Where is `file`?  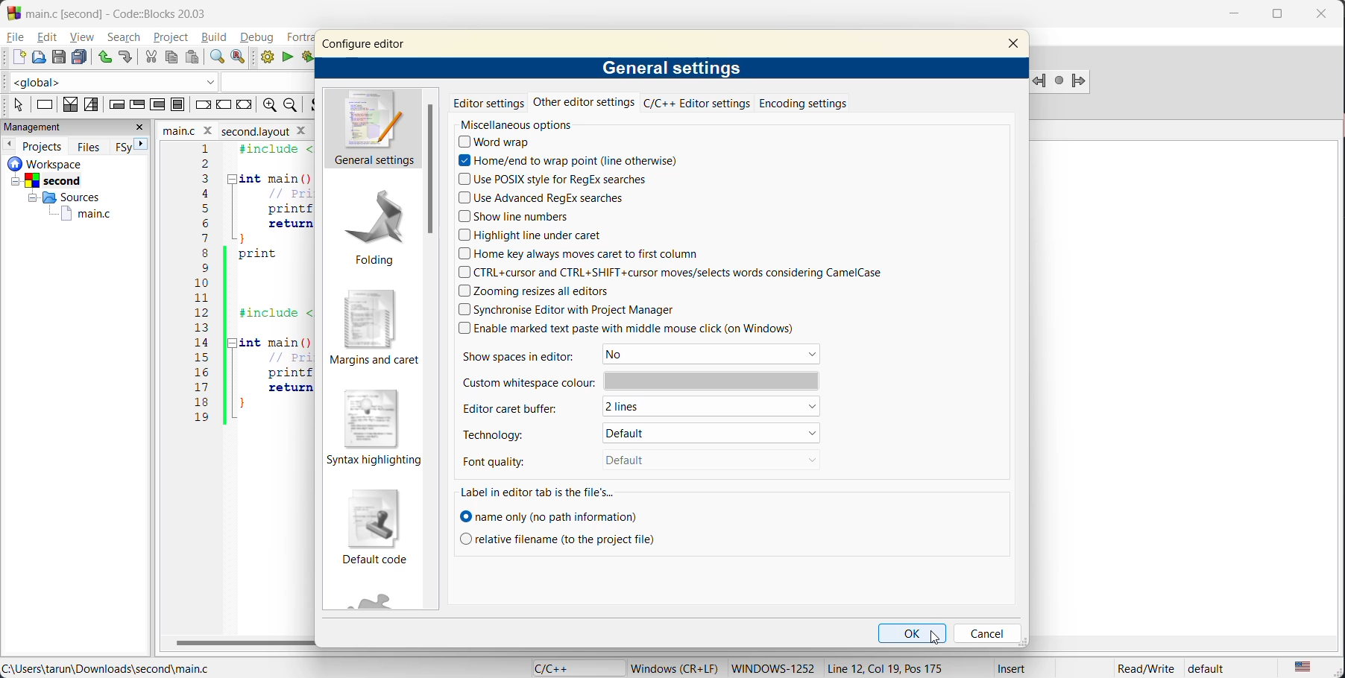
file is located at coordinates (17, 38).